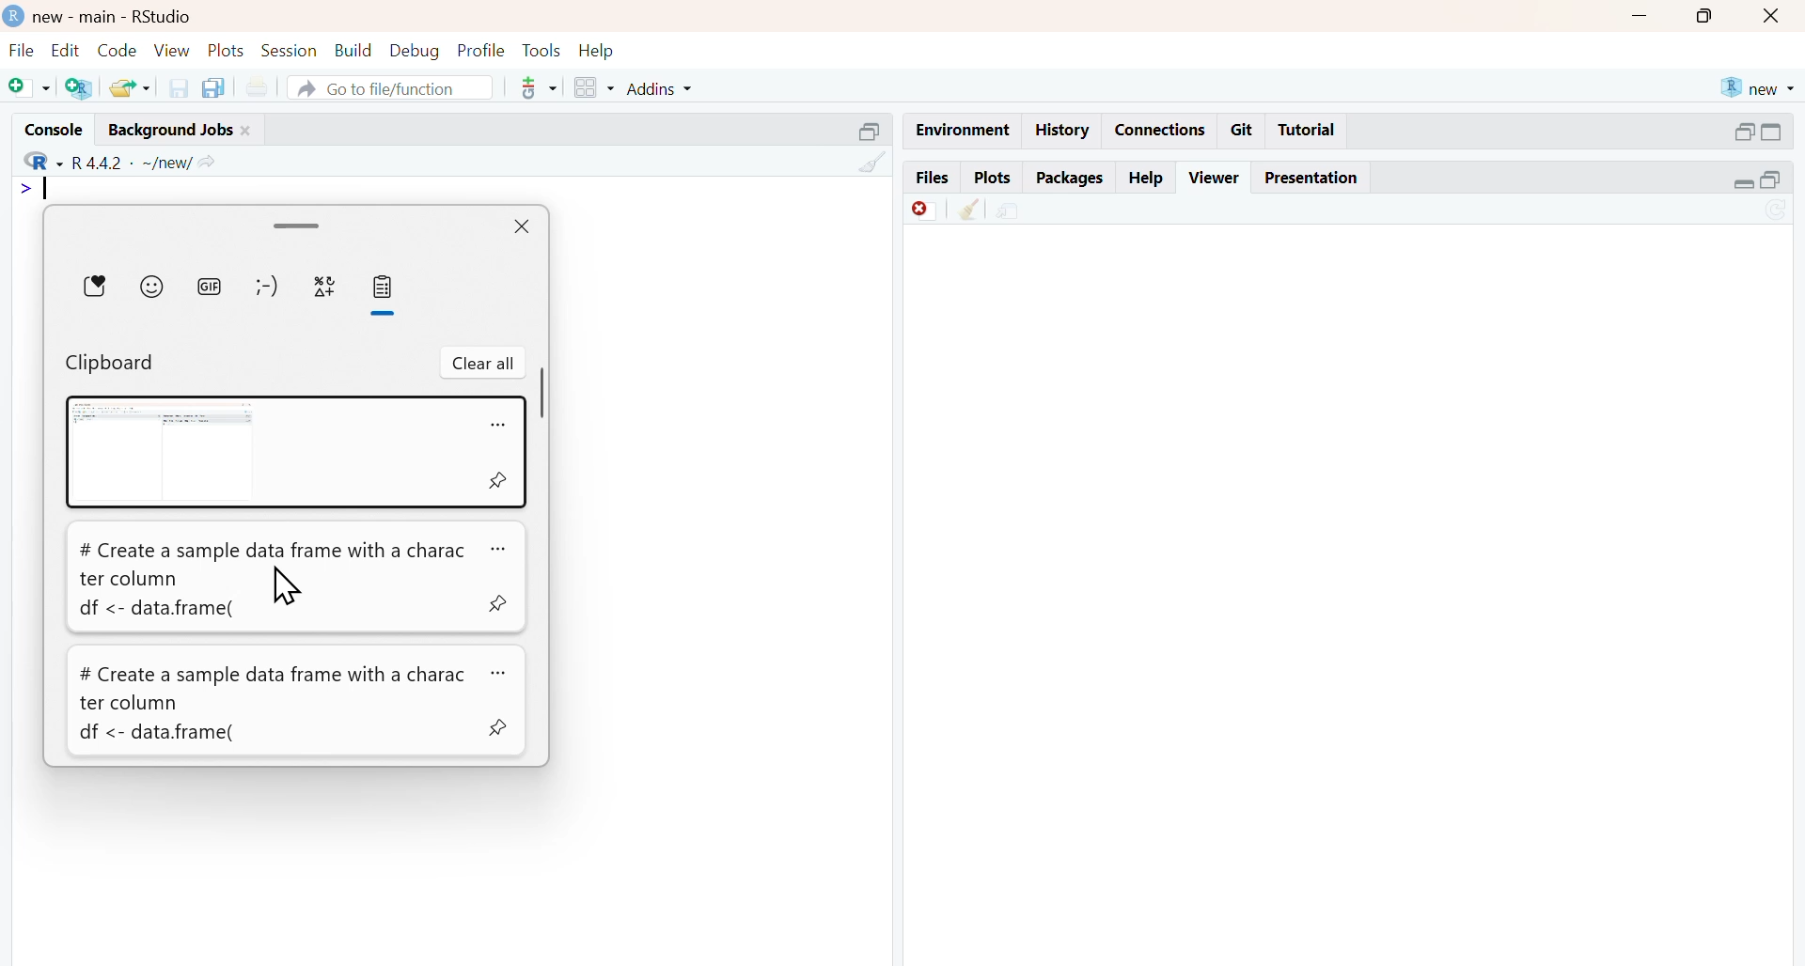 Image resolution: width=1805 pixels, height=966 pixels. Describe the element at coordinates (1309, 178) in the screenshot. I see `presentation` at that location.